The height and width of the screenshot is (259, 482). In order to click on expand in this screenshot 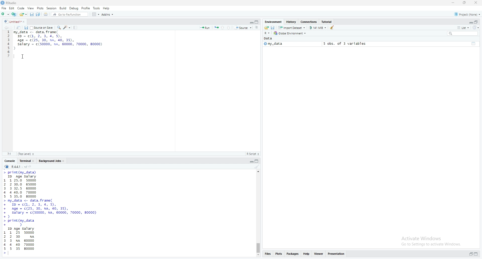, I will do `click(251, 162)`.